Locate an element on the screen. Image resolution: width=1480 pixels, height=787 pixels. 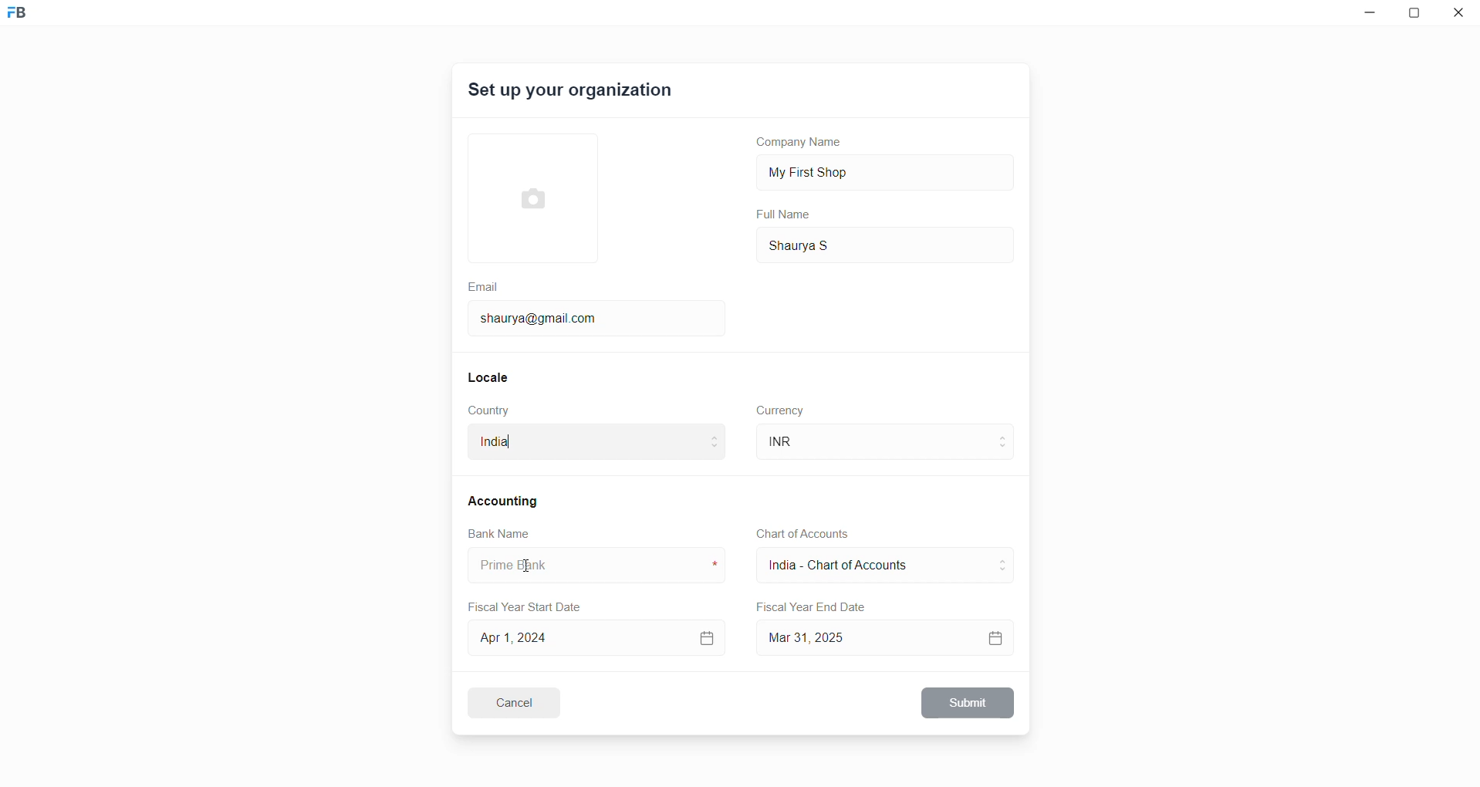
Email is located at coordinates (485, 285).